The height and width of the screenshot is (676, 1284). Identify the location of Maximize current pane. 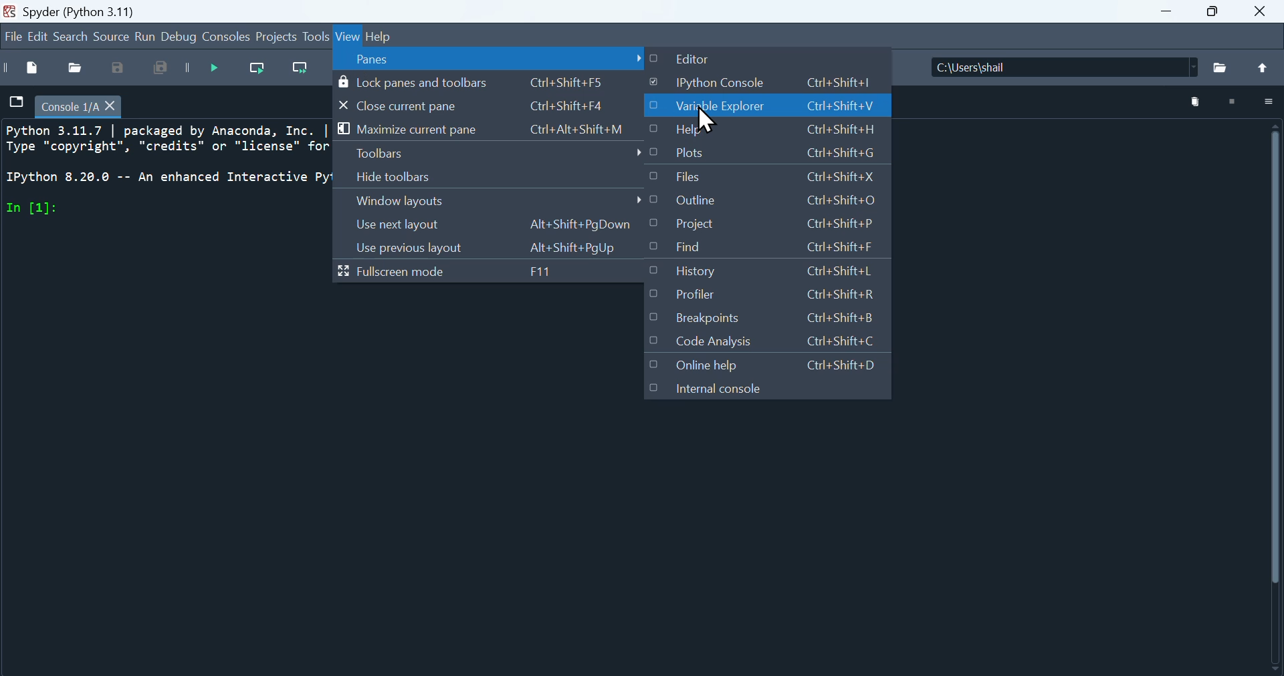
(479, 130).